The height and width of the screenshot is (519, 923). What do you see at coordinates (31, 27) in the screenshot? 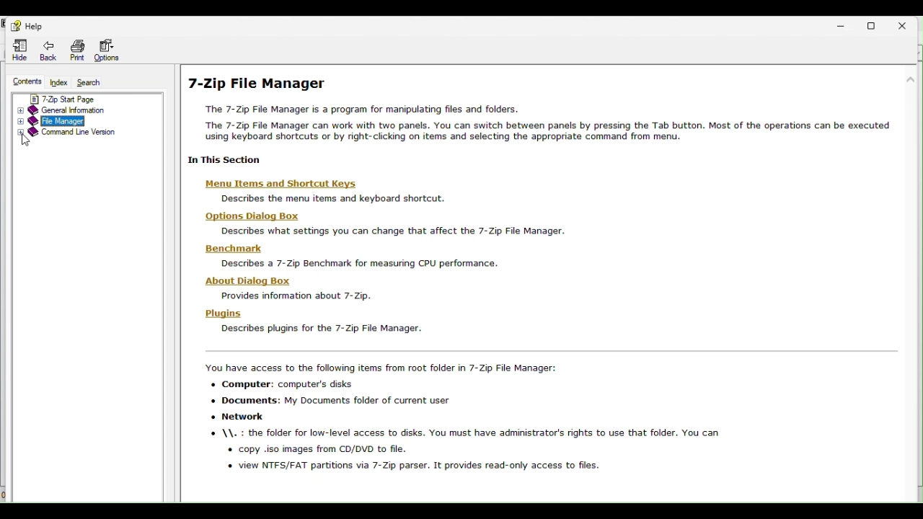
I see `Help ` at bounding box center [31, 27].